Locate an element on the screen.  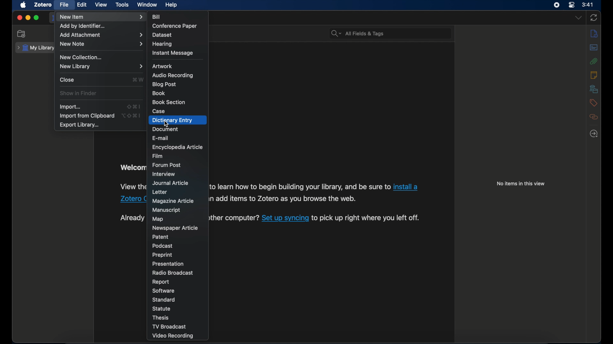
maximize is located at coordinates (36, 18).